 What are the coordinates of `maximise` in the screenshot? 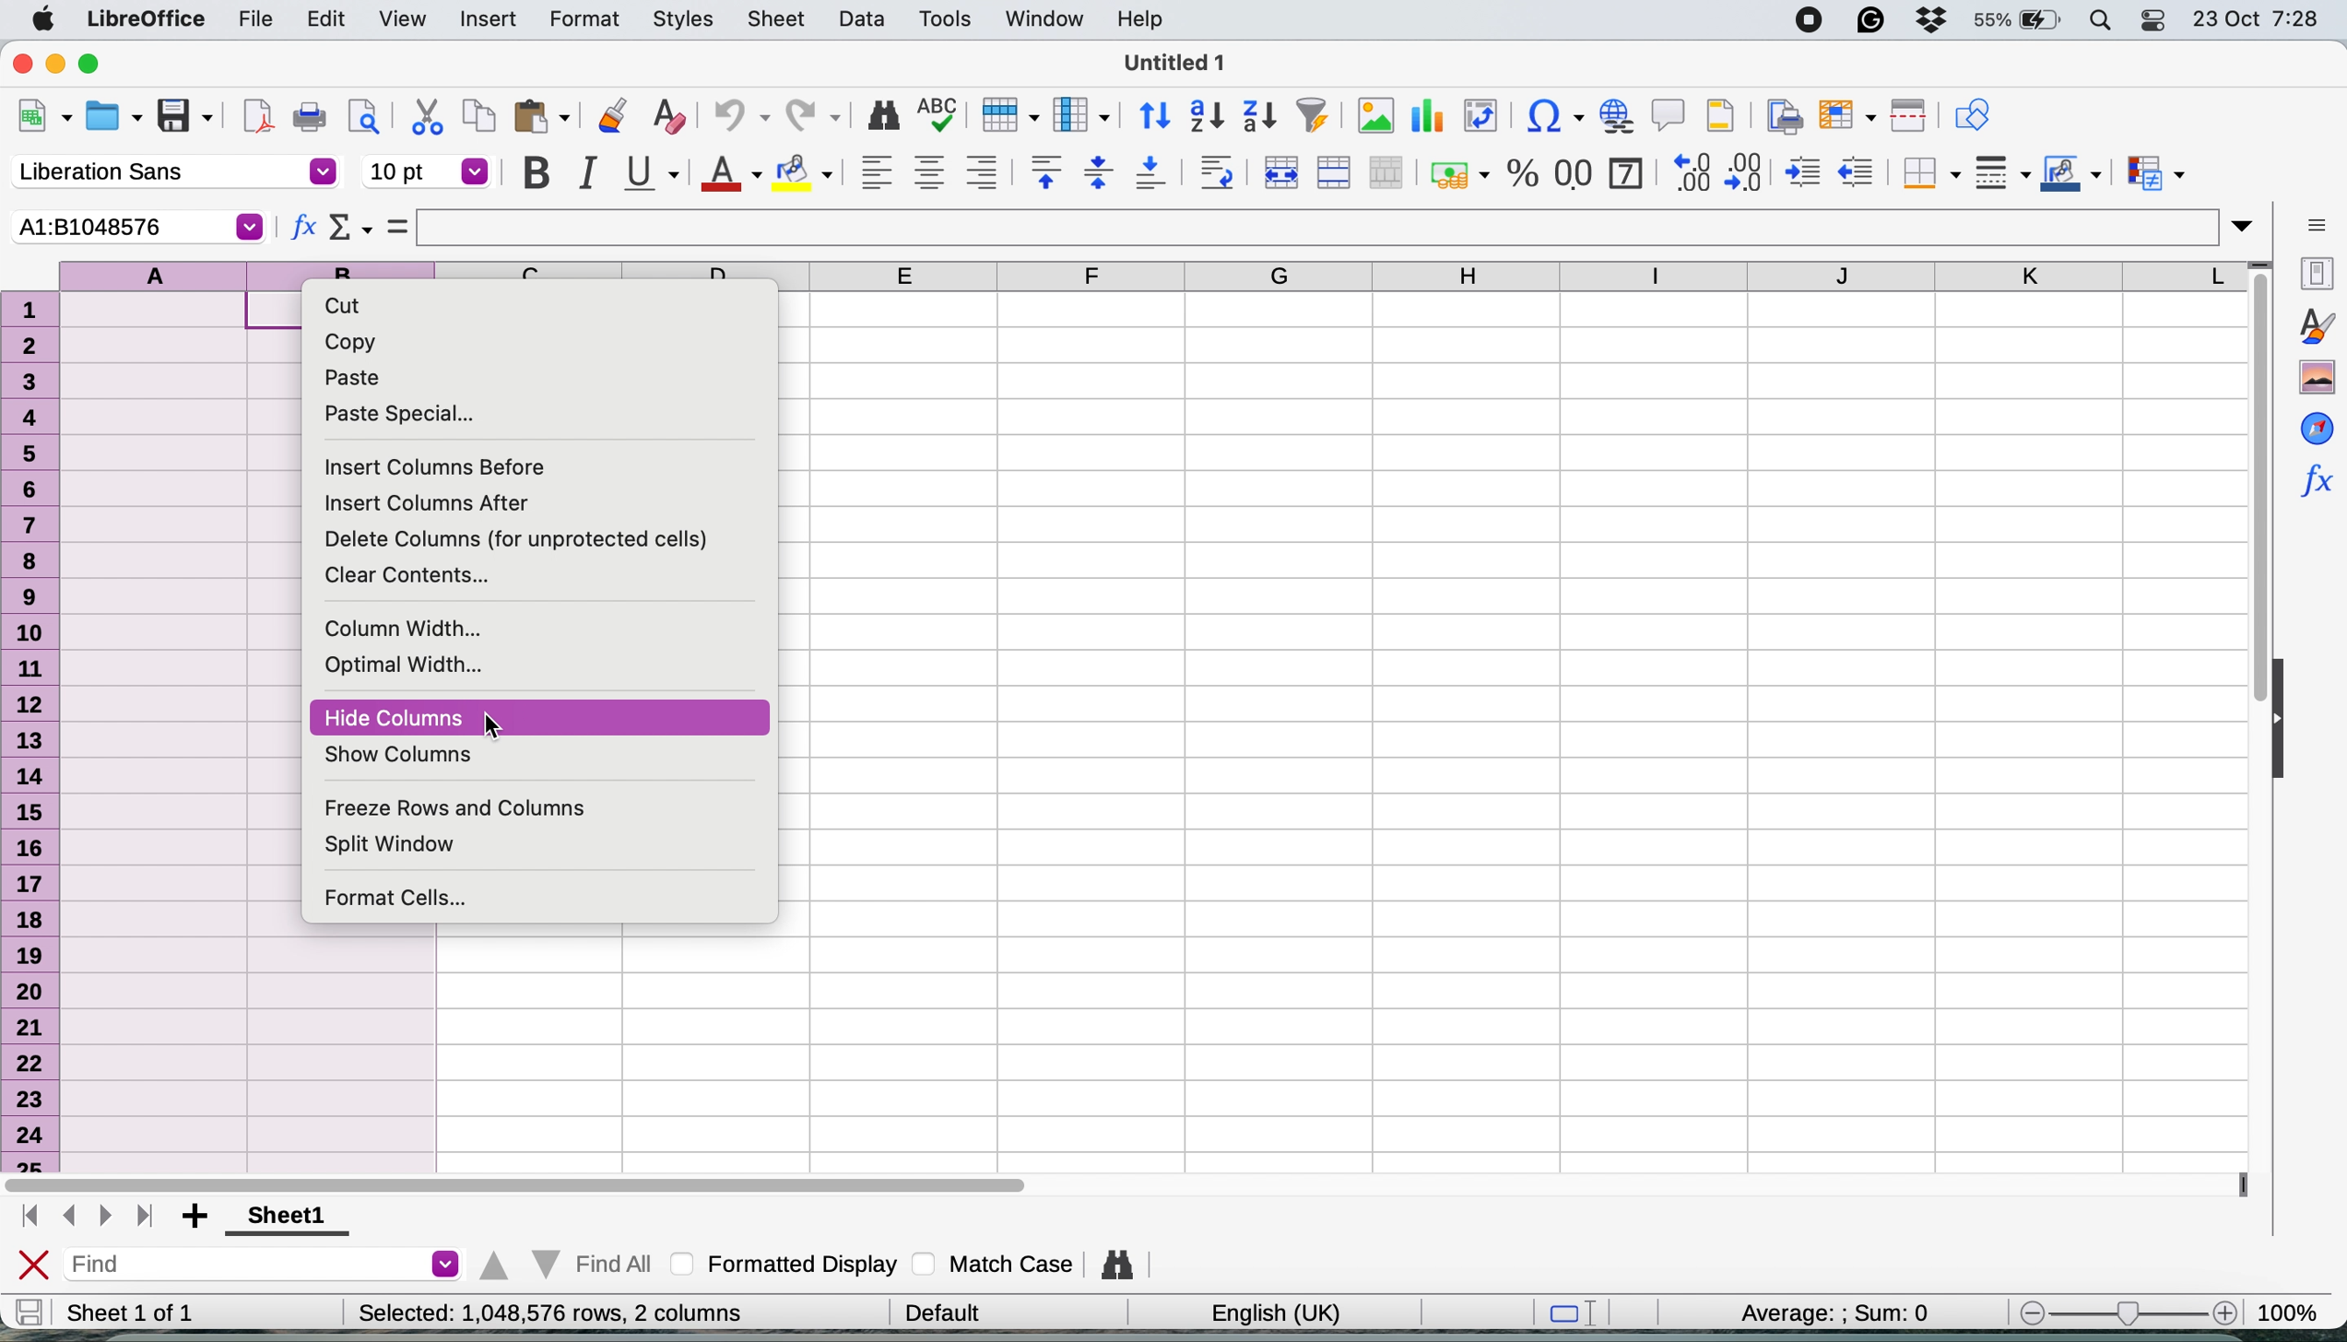 It's located at (98, 65).